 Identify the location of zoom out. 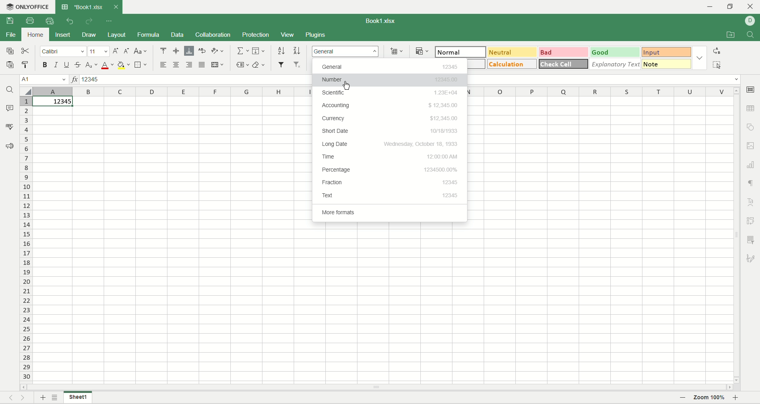
(683, 398).